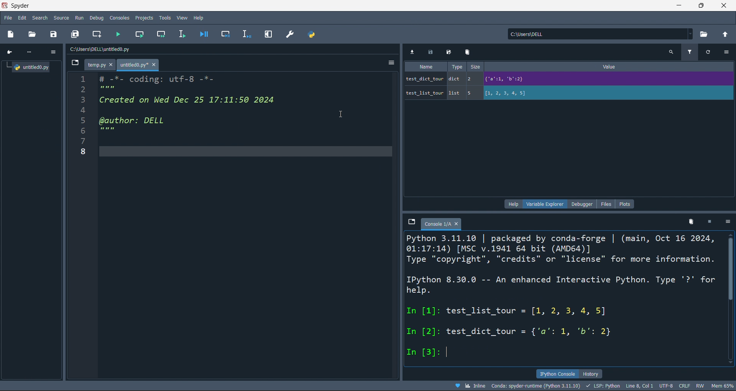 The height and width of the screenshot is (391, 736). What do you see at coordinates (707, 34) in the screenshot?
I see `open directory` at bounding box center [707, 34].